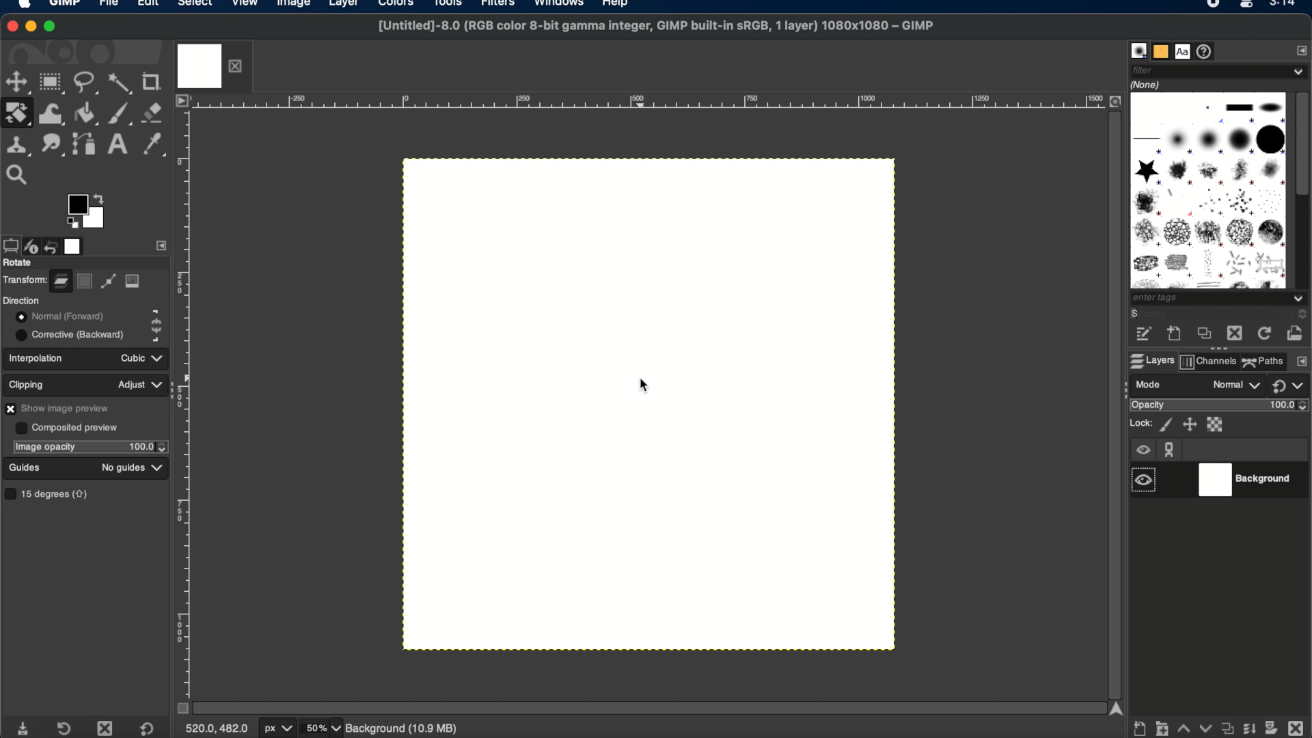  What do you see at coordinates (156, 314) in the screenshot?
I see `normal forward` at bounding box center [156, 314].